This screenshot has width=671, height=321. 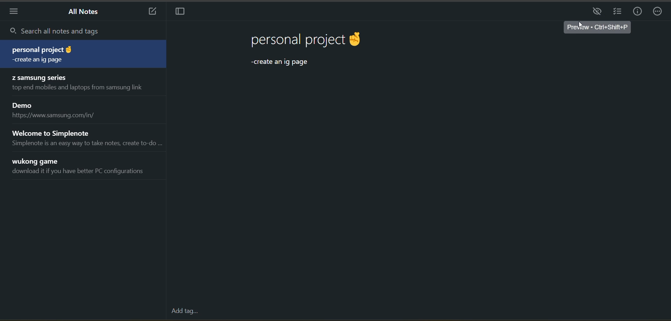 I want to click on note title and preview, so click(x=81, y=83).